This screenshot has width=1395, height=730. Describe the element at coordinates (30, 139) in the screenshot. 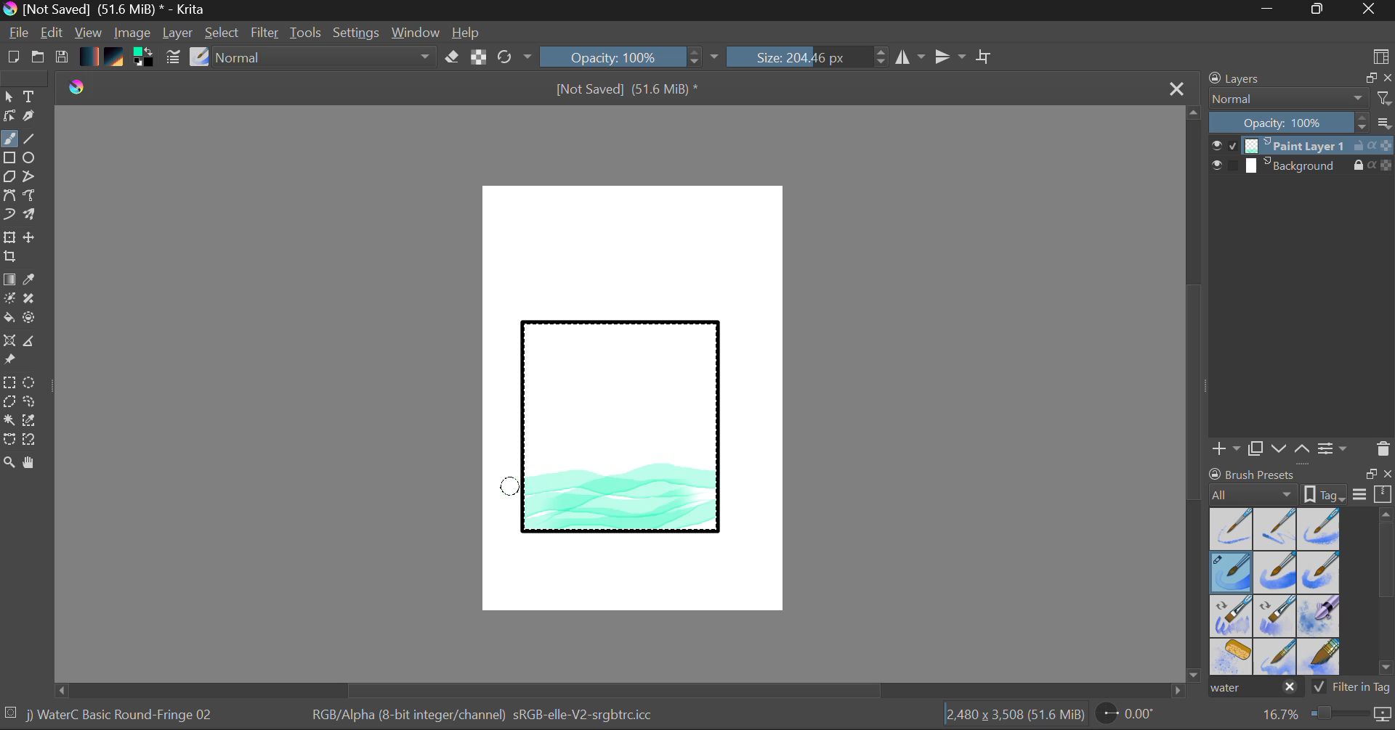

I see `Line` at that location.